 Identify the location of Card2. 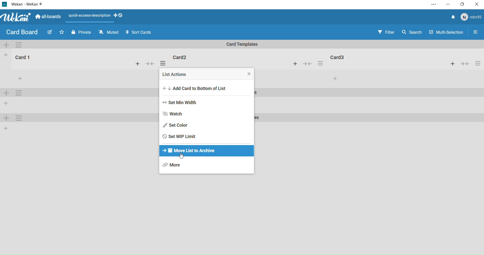
(180, 58).